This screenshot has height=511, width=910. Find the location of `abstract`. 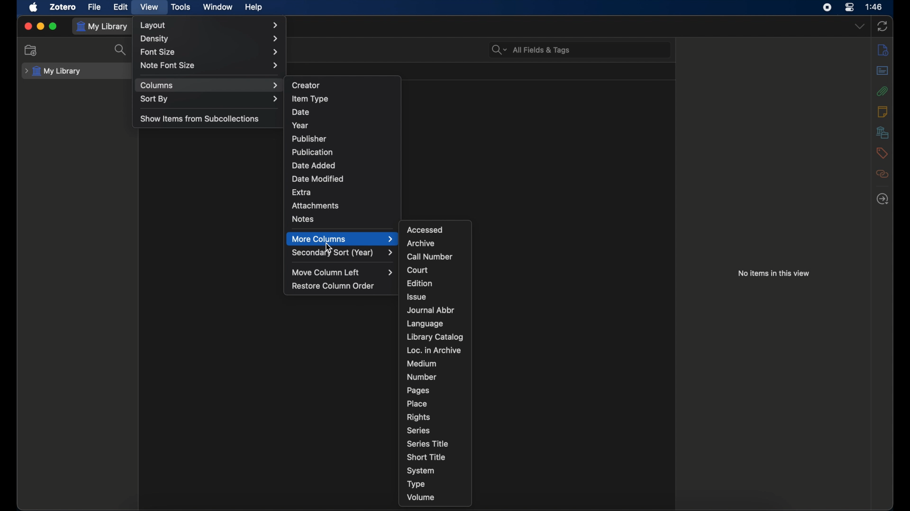

abstract is located at coordinates (883, 70).